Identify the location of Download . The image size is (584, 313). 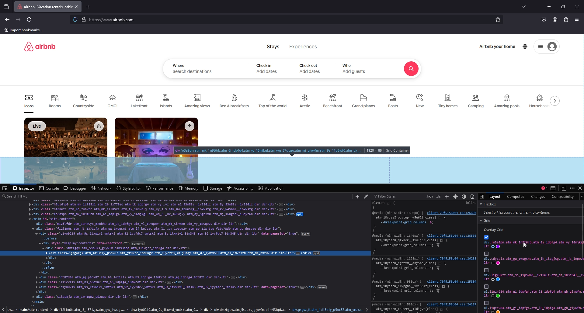
(189, 126).